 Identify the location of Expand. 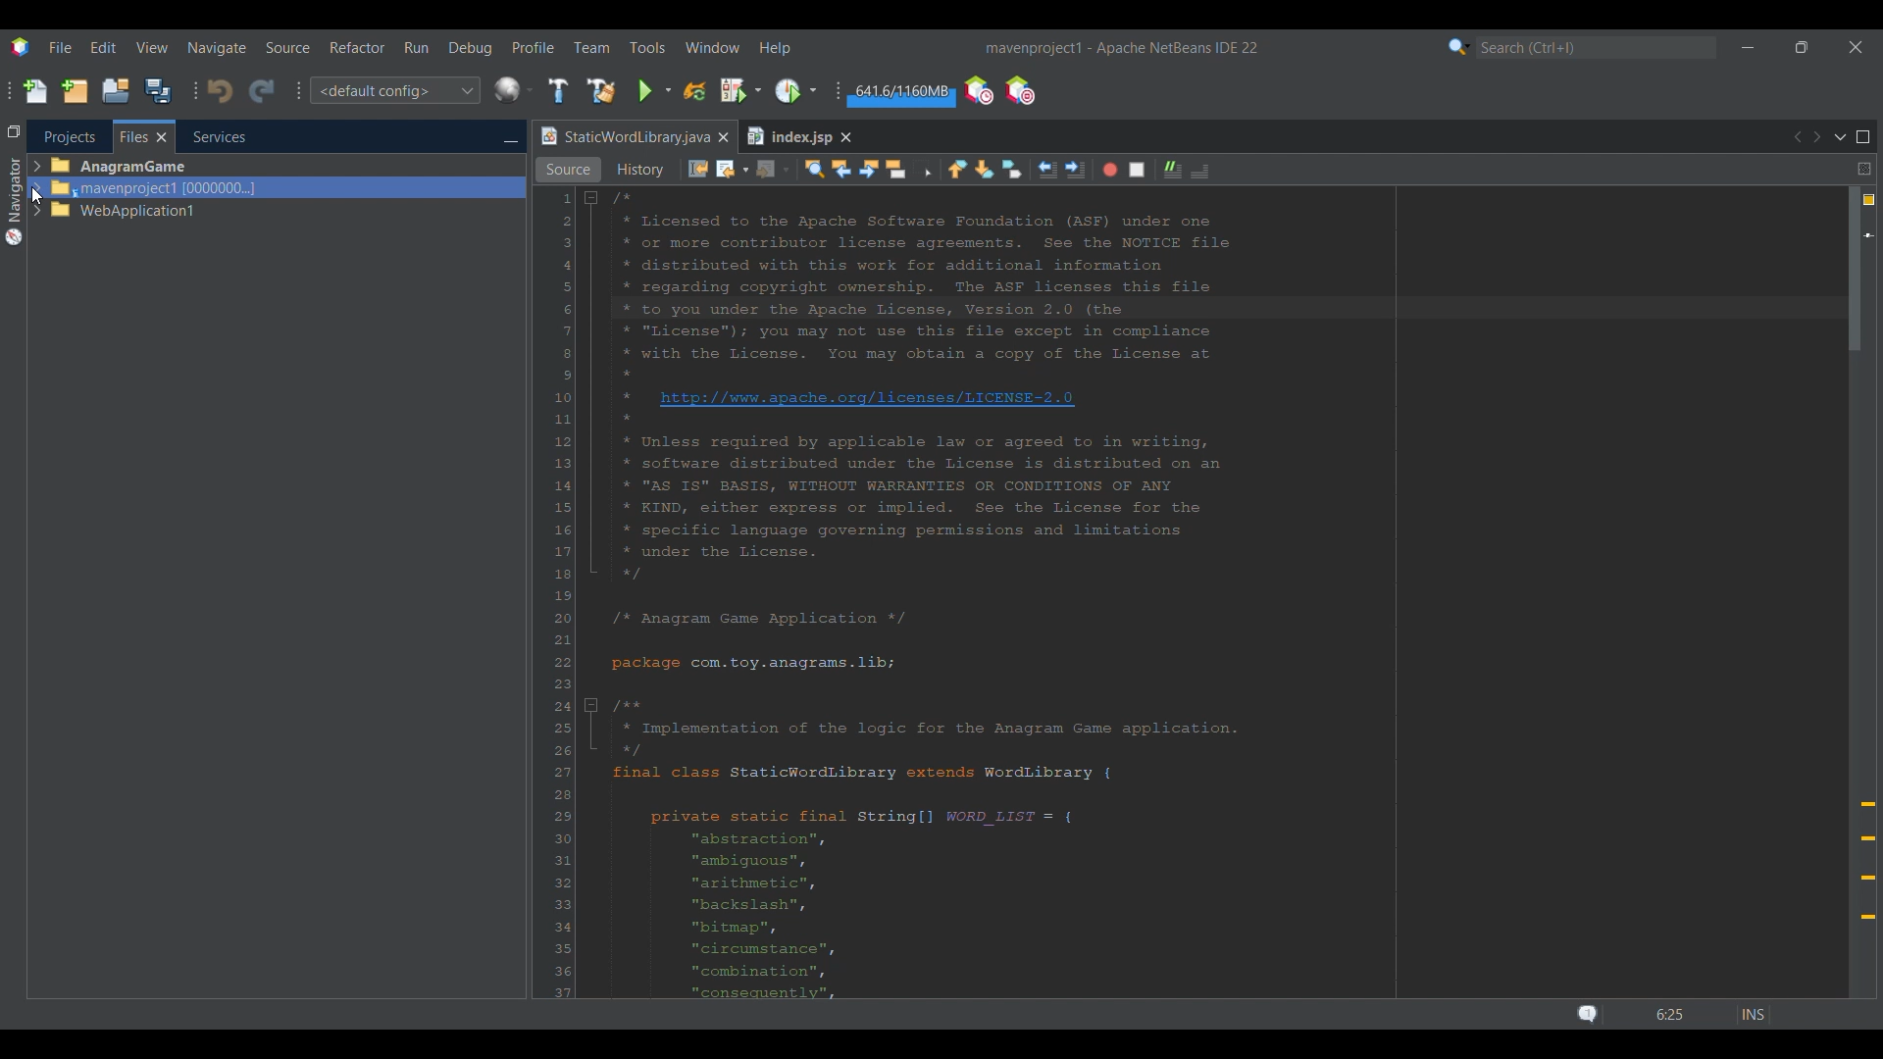
(37, 188).